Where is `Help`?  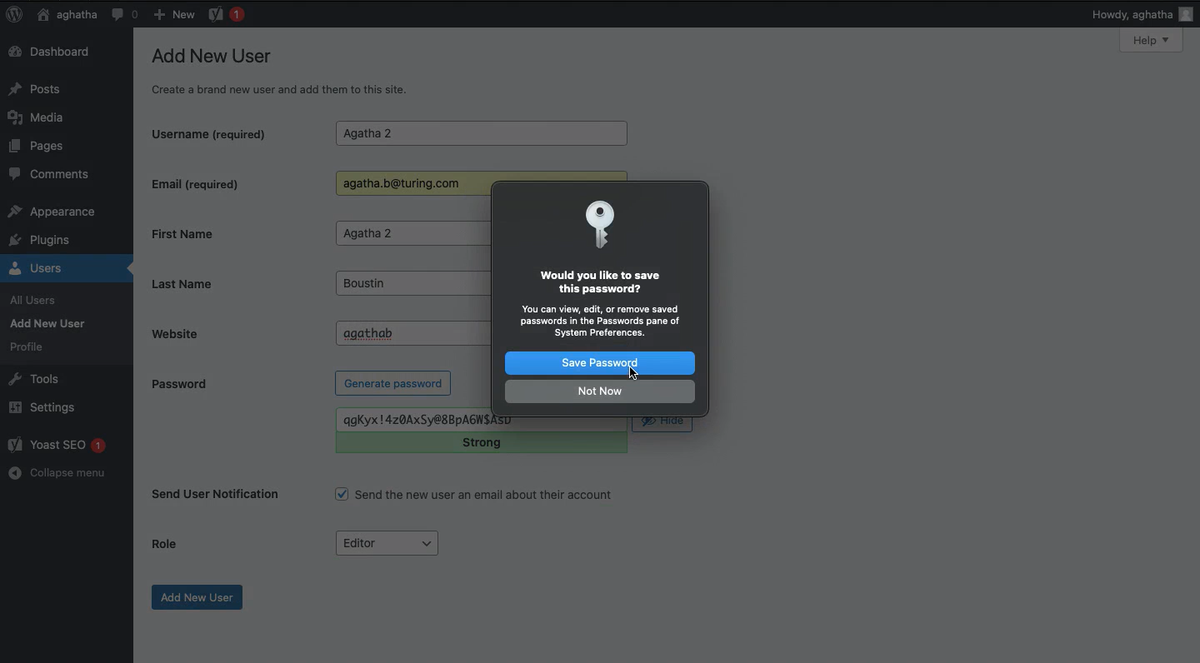 Help is located at coordinates (1151, 40).